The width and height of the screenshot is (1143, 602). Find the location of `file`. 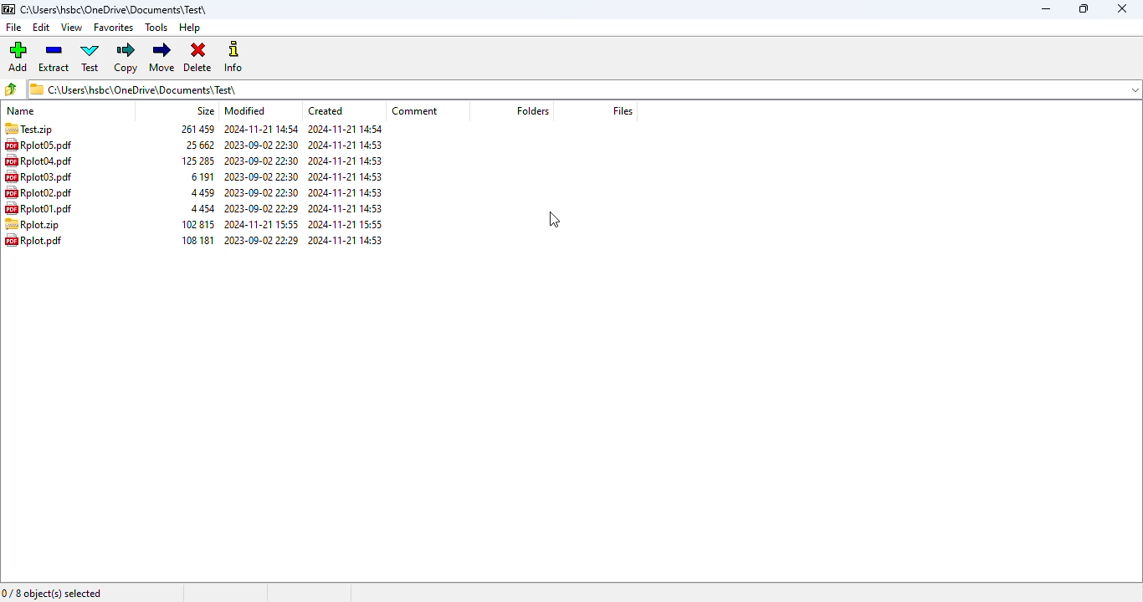

file is located at coordinates (15, 28).